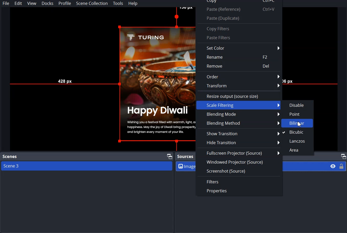  What do you see at coordinates (10, 157) in the screenshot?
I see `Text` at bounding box center [10, 157].